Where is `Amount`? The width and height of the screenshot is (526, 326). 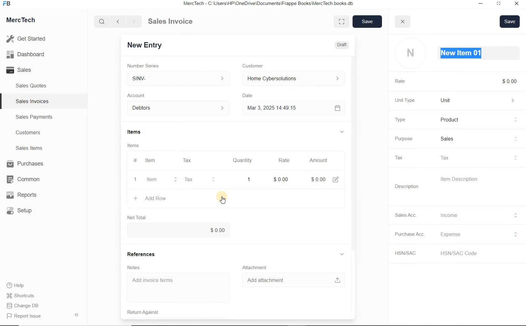 Amount is located at coordinates (317, 160).